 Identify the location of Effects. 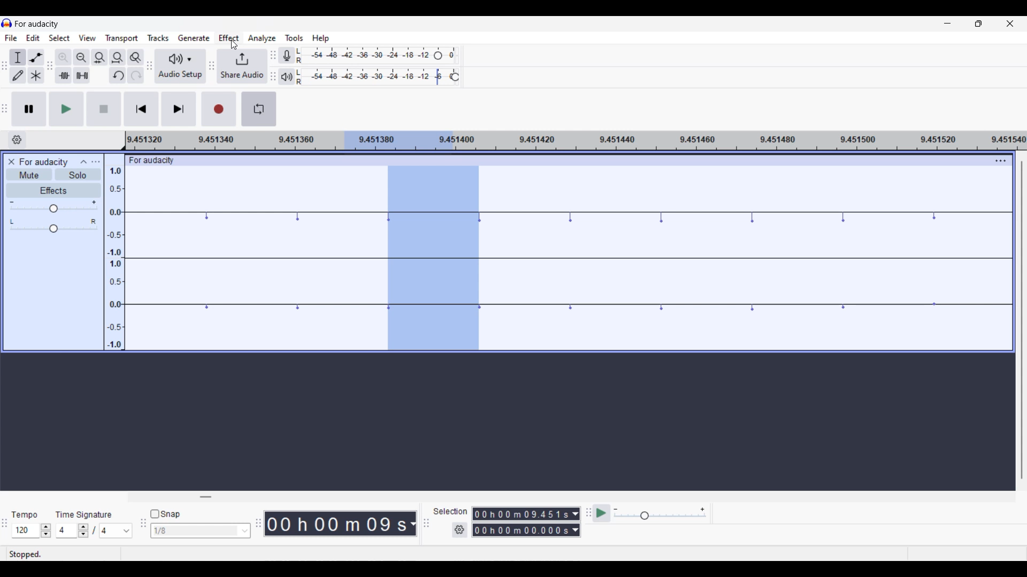
(54, 190).